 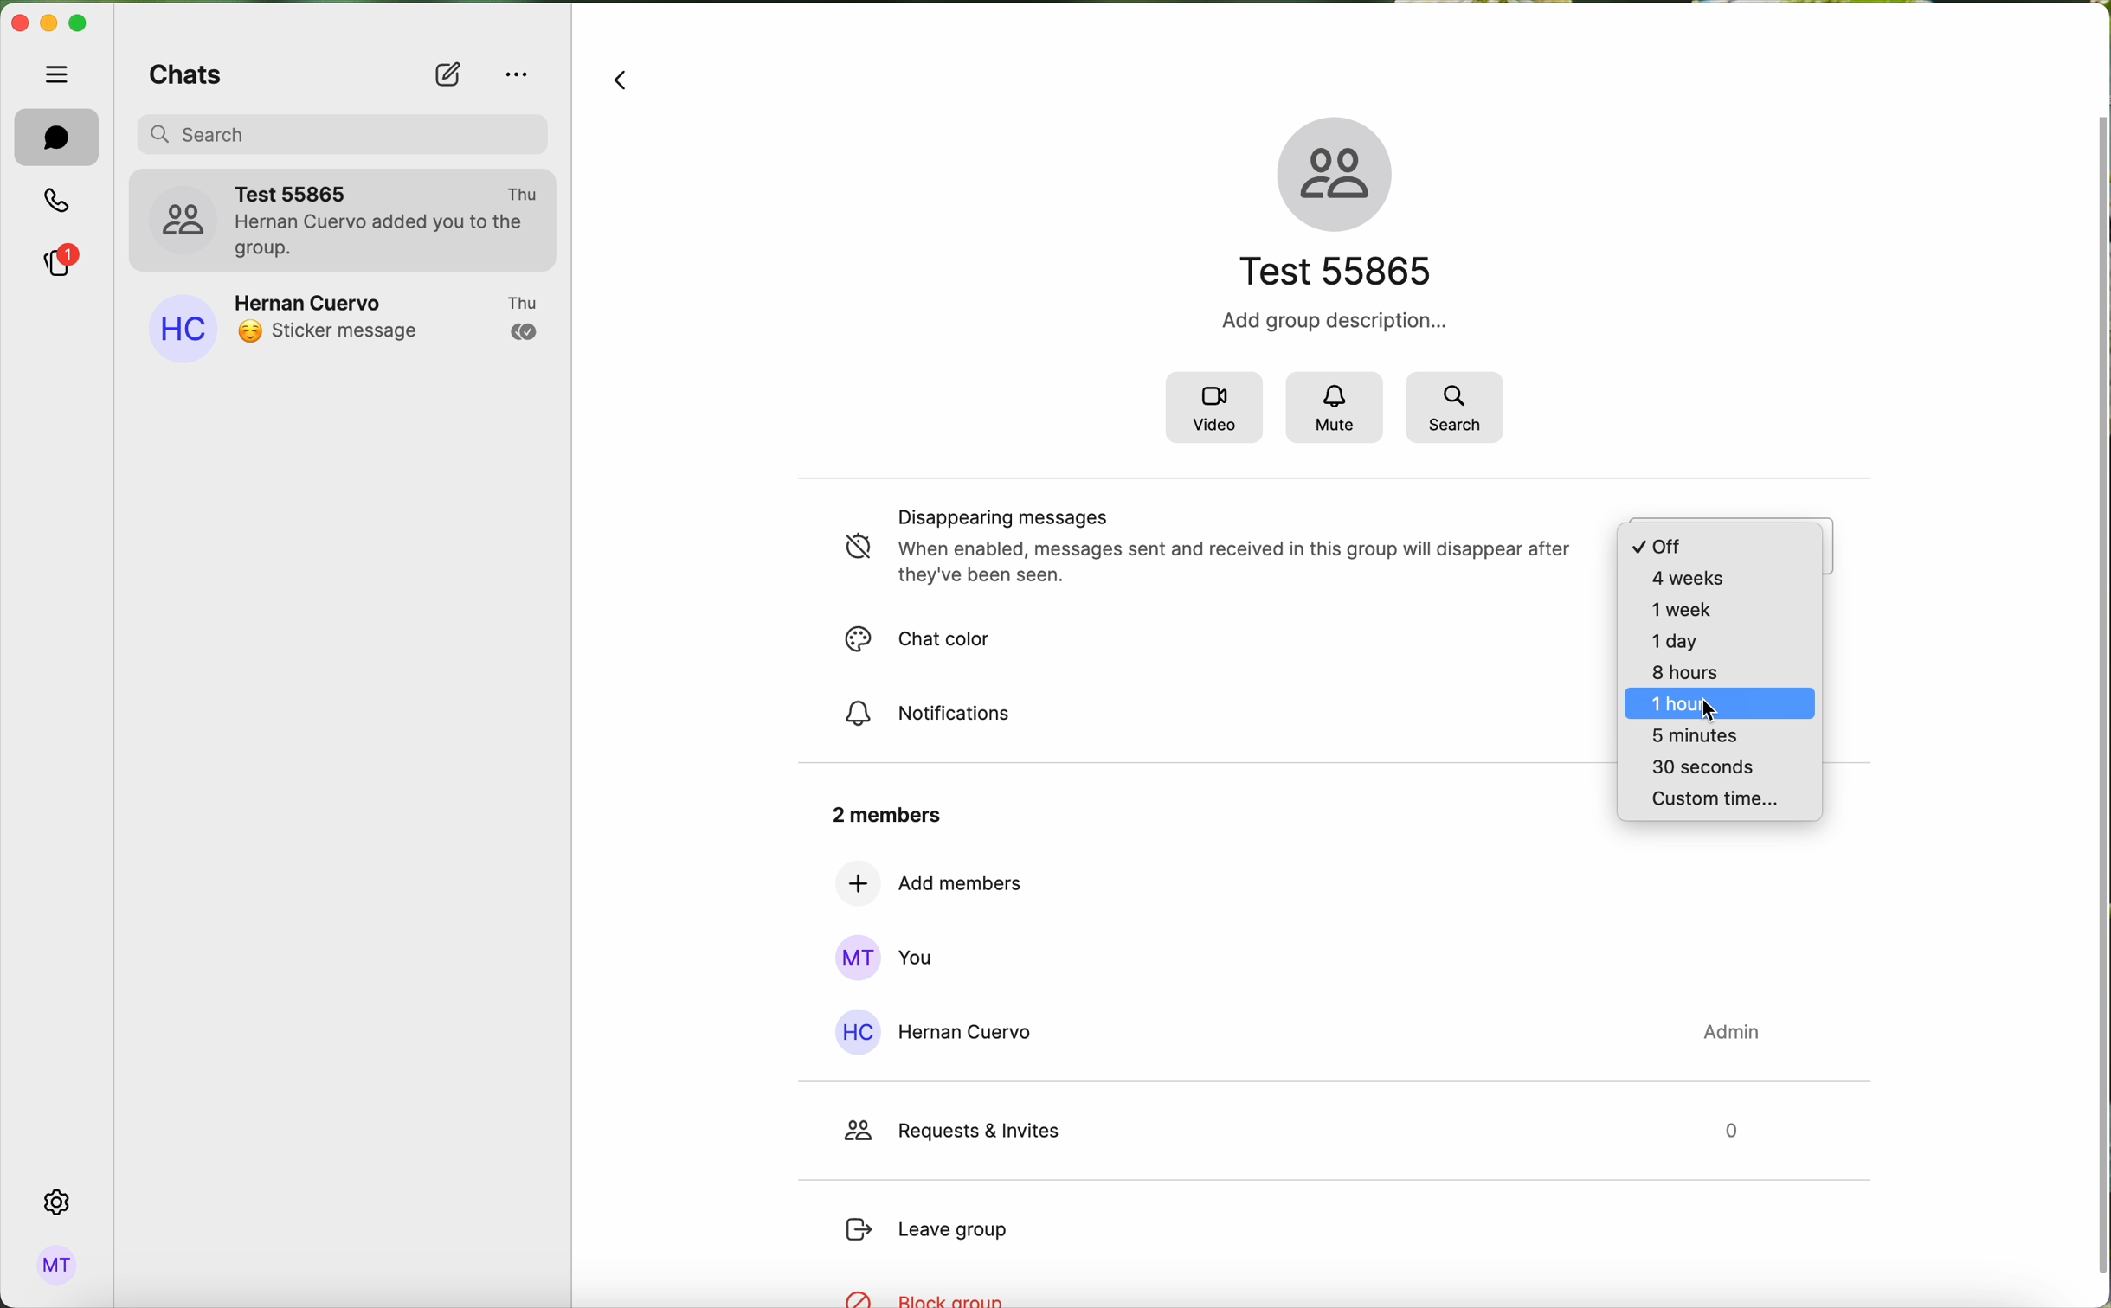 What do you see at coordinates (59, 260) in the screenshot?
I see `stories` at bounding box center [59, 260].